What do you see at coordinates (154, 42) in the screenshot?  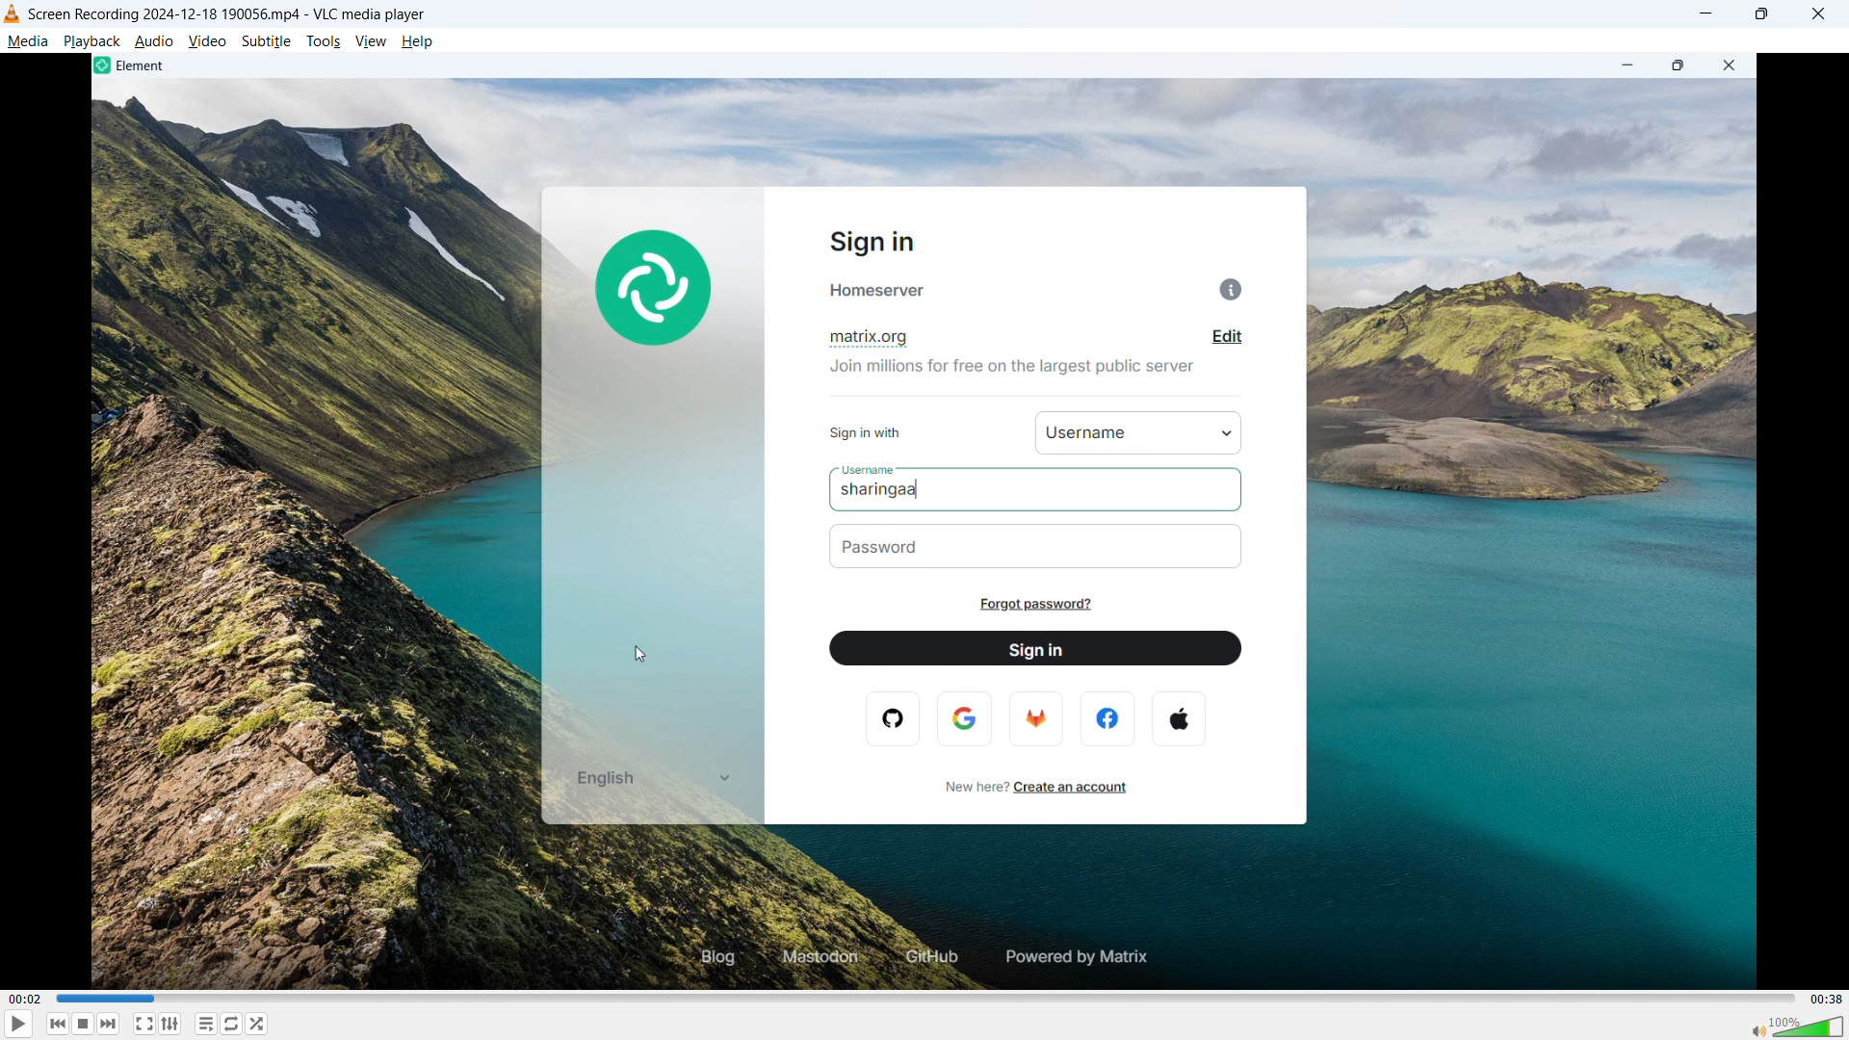 I see `Audio ` at bounding box center [154, 42].